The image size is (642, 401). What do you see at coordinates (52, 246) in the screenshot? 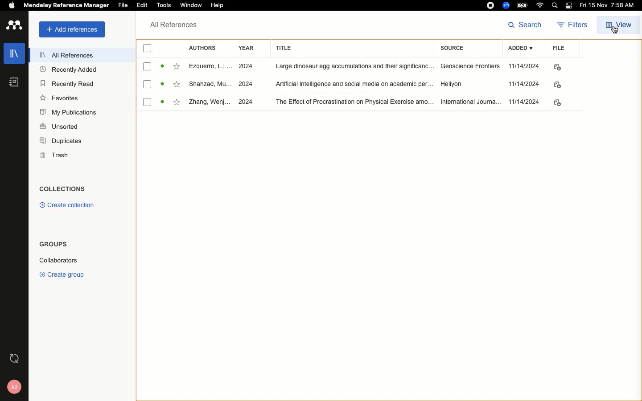
I see `Groups` at bounding box center [52, 246].